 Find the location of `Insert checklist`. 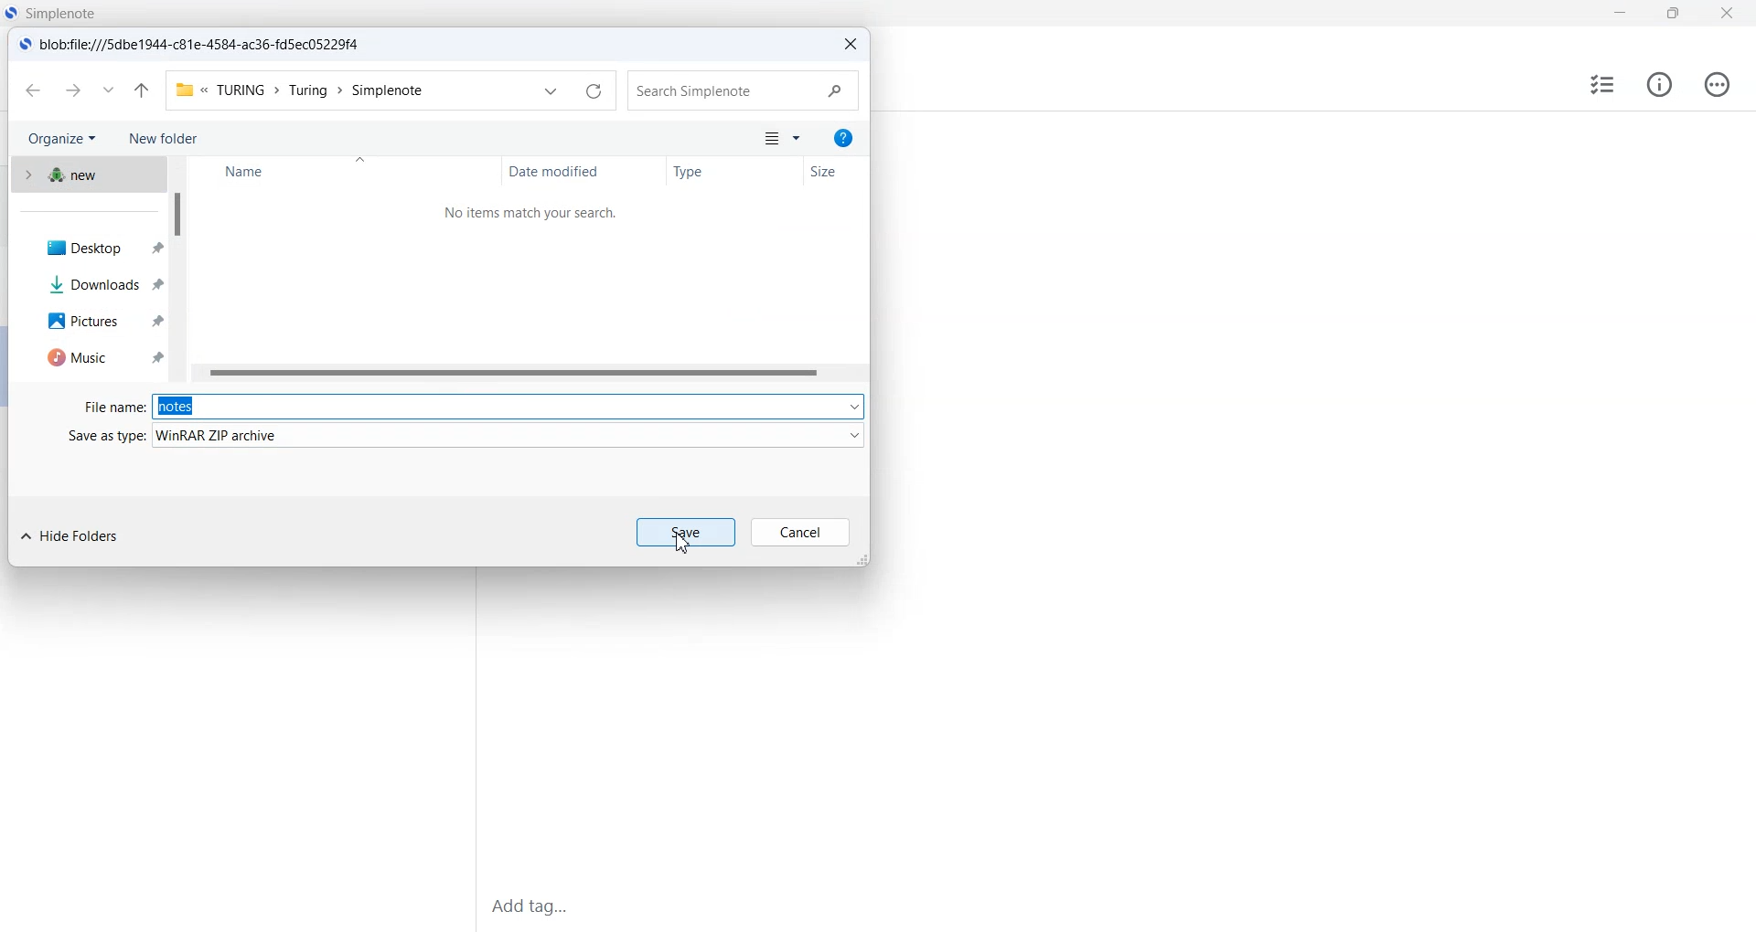

Insert checklist is located at coordinates (1601, 85).